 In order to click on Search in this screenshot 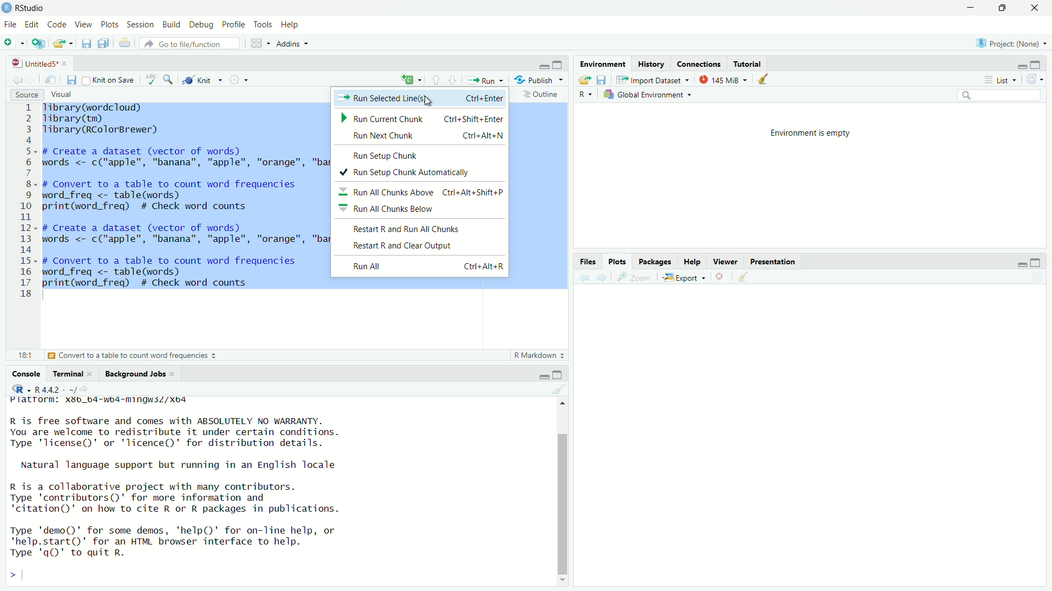, I will do `click(997, 96)`.